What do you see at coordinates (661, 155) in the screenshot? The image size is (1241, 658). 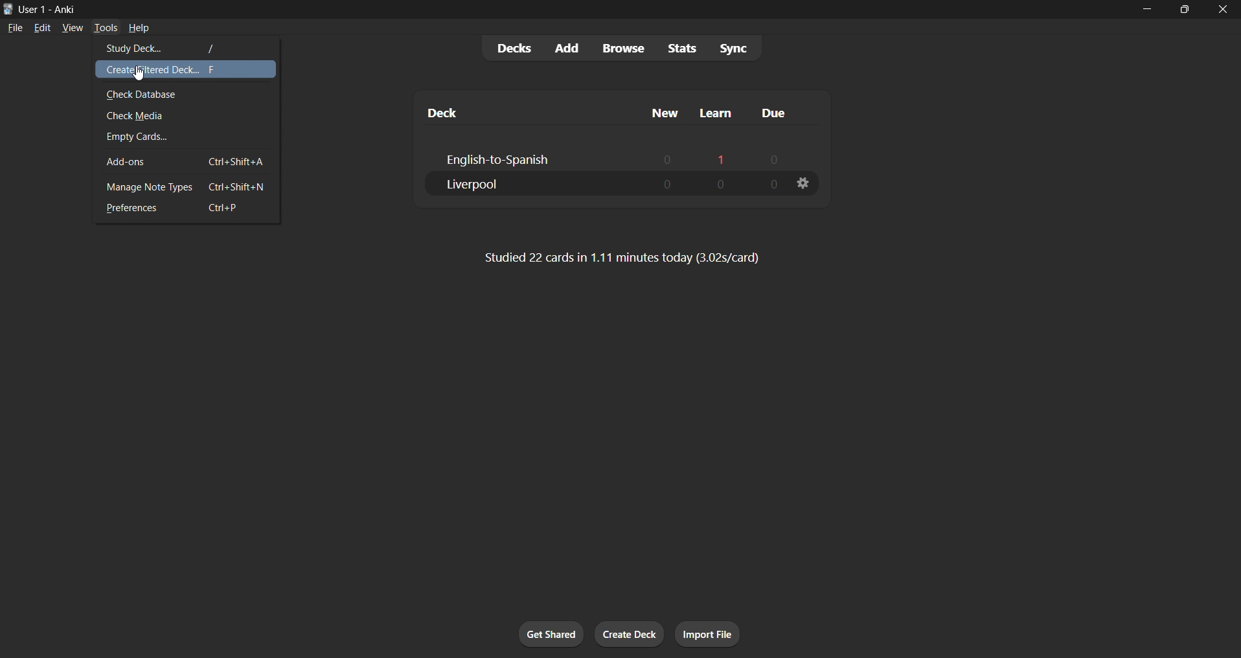 I see `0` at bounding box center [661, 155].